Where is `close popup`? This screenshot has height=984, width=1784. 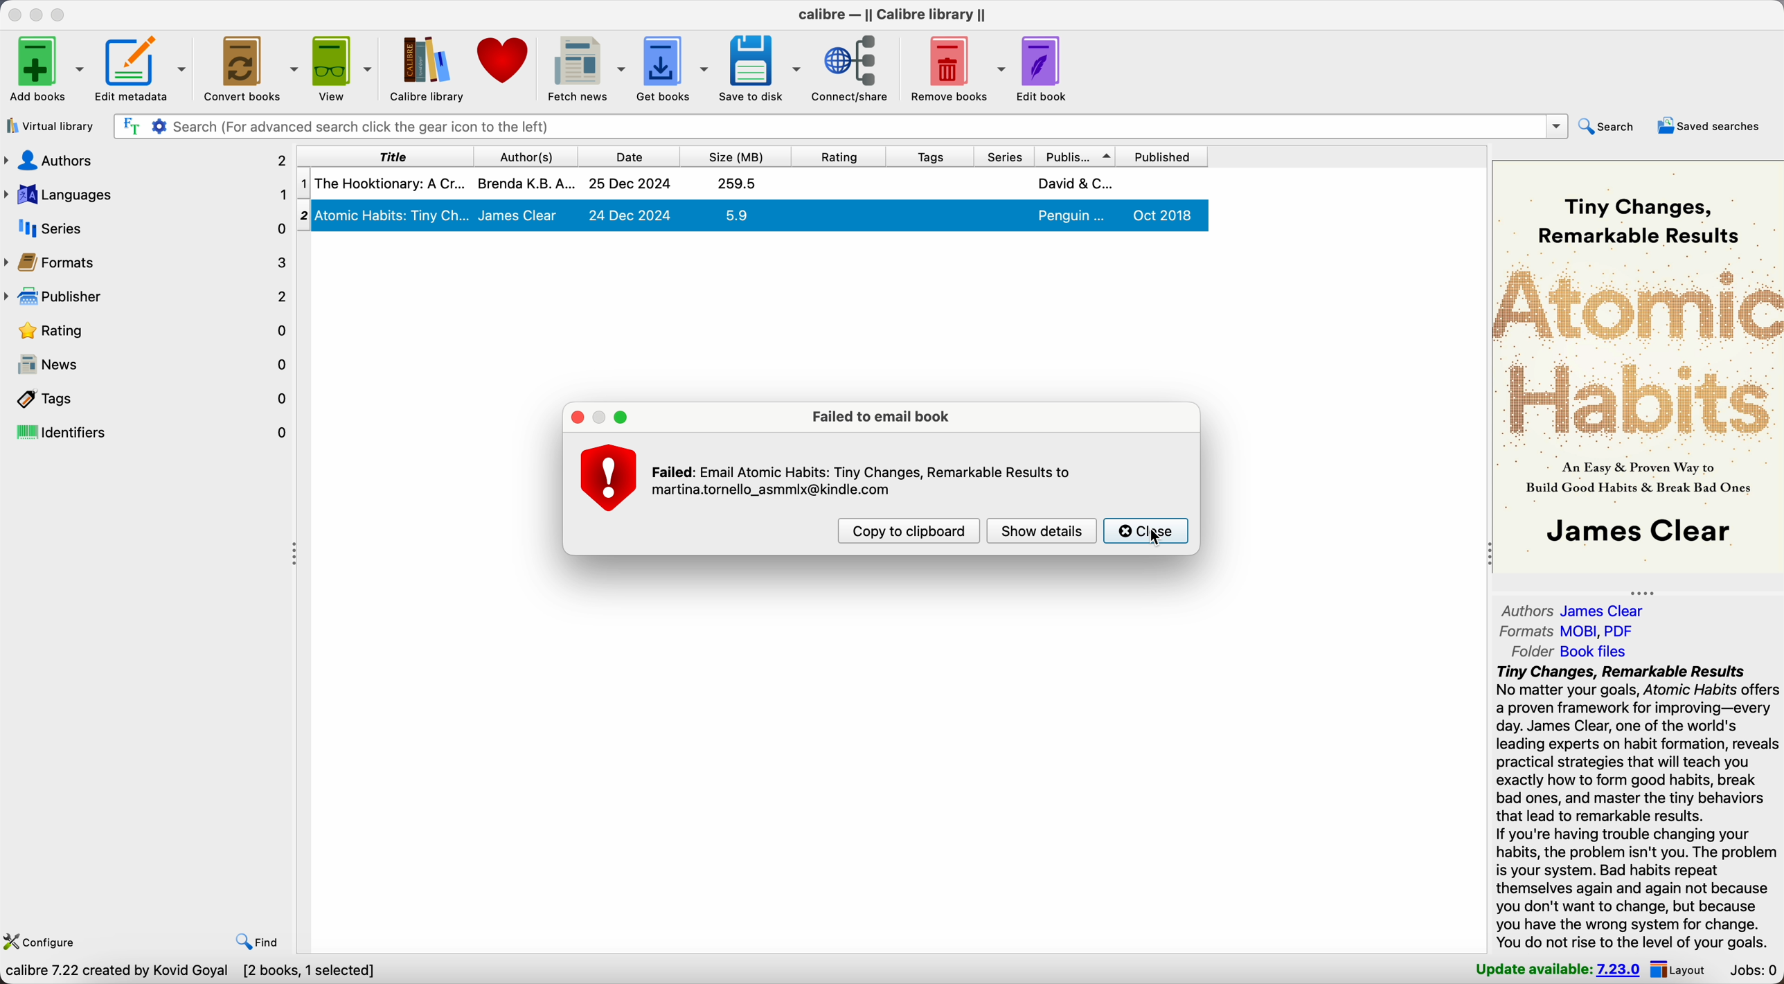
close popup is located at coordinates (574, 417).